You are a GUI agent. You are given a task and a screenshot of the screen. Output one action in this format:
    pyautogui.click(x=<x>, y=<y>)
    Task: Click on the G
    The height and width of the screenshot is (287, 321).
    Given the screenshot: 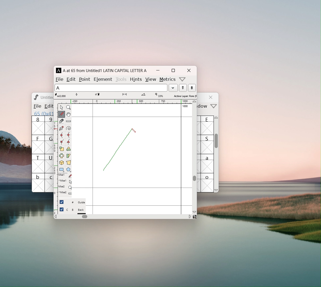 What is the action you would take?
    pyautogui.click(x=49, y=144)
    